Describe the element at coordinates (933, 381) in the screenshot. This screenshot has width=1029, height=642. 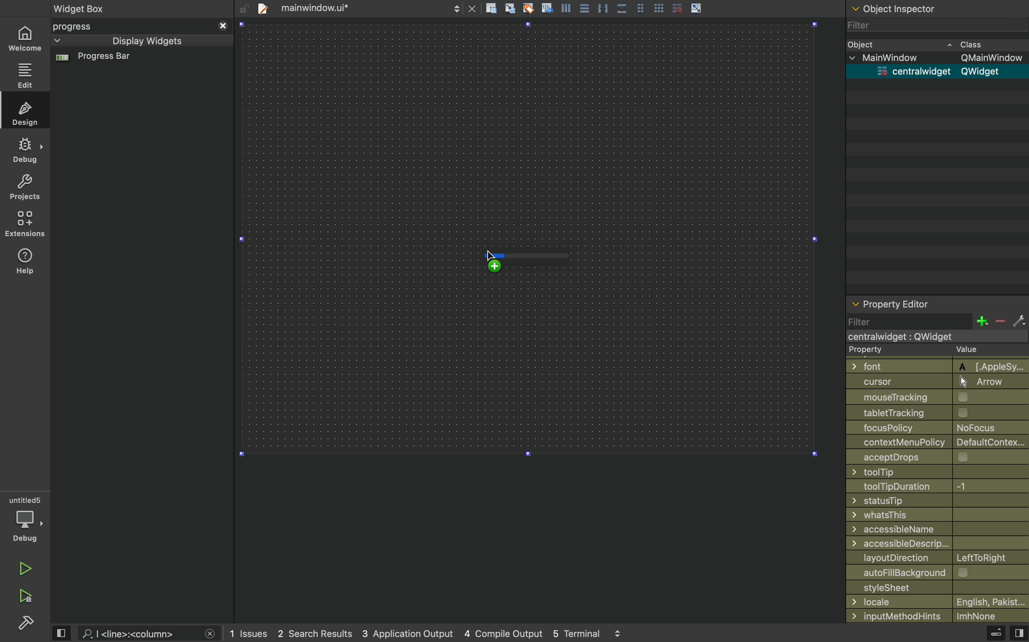
I see `cursor` at that location.